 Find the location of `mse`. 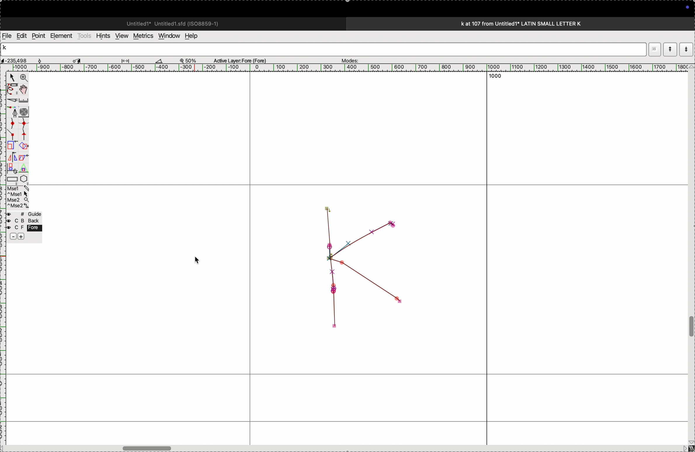

mse is located at coordinates (18, 197).